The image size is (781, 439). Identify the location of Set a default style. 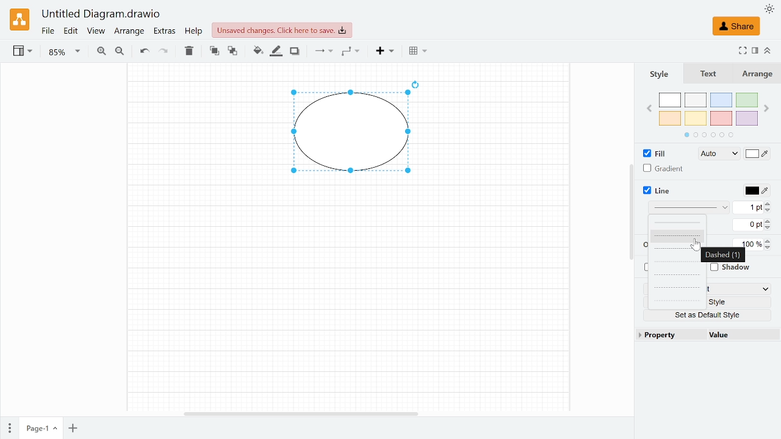
(710, 315).